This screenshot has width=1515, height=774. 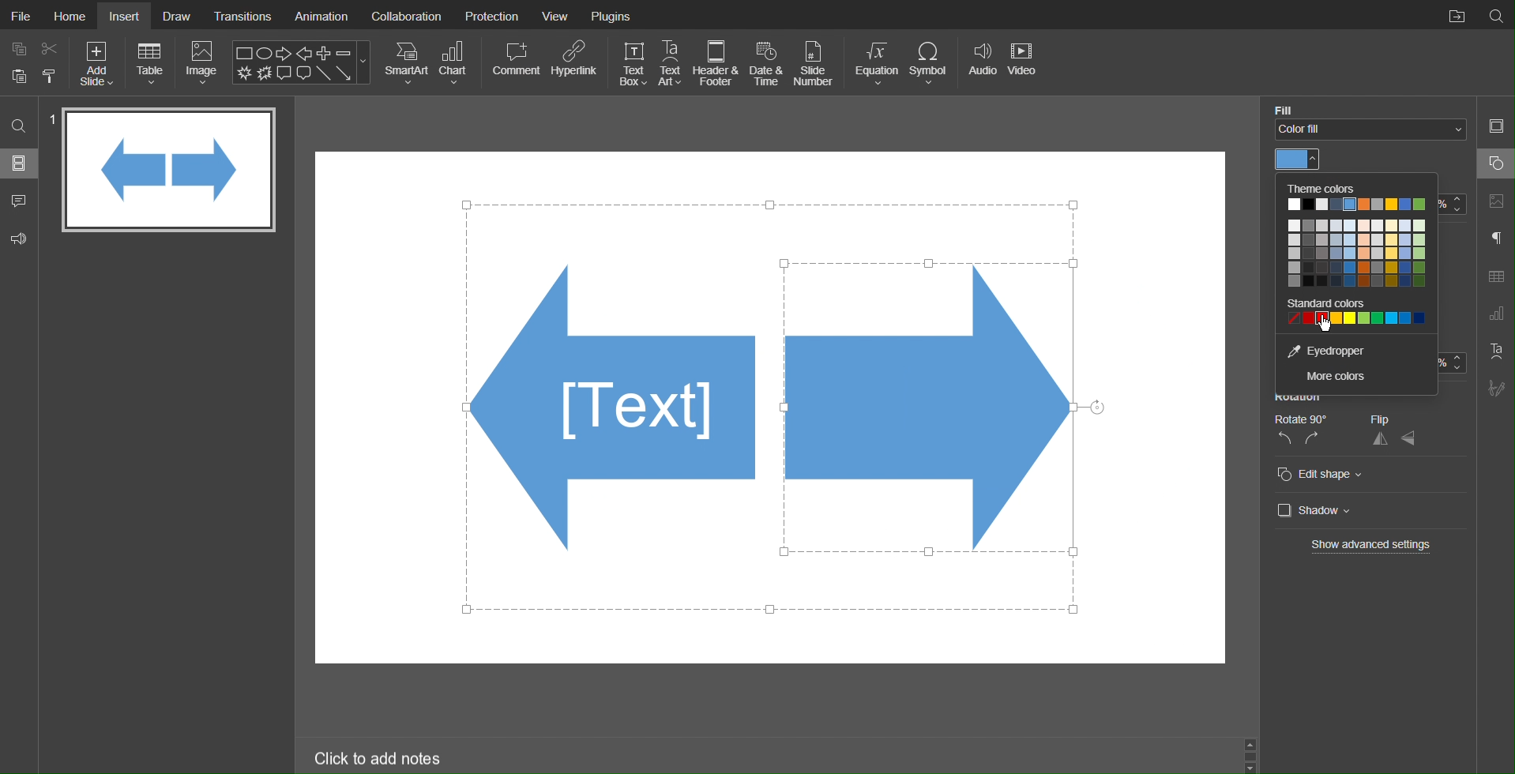 I want to click on cut, so click(x=51, y=47).